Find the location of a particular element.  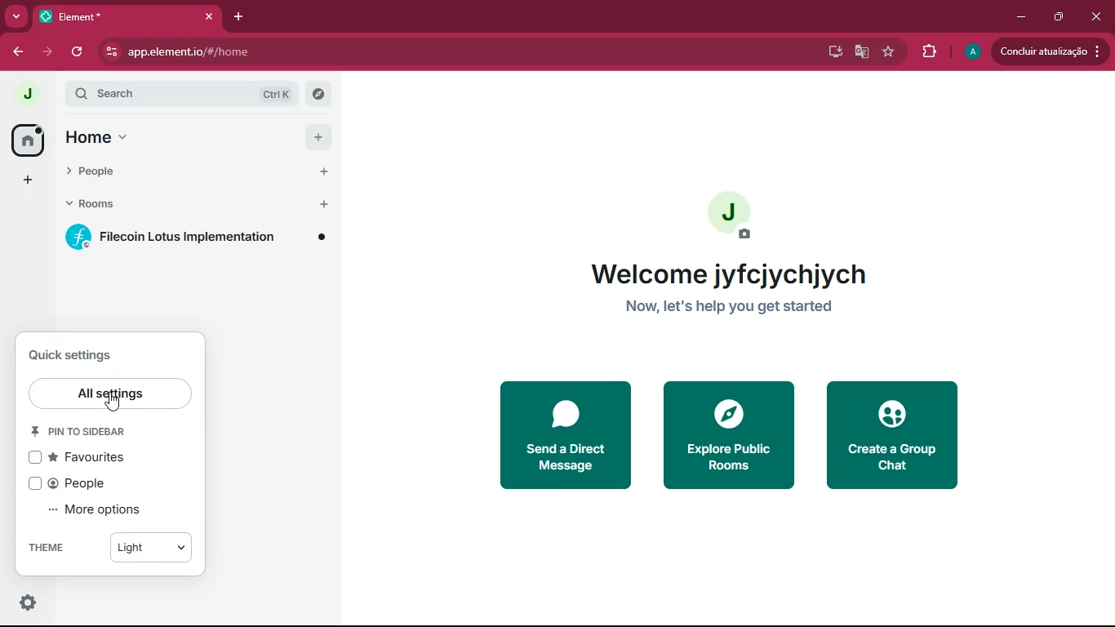

now, let's help you get started is located at coordinates (726, 308).